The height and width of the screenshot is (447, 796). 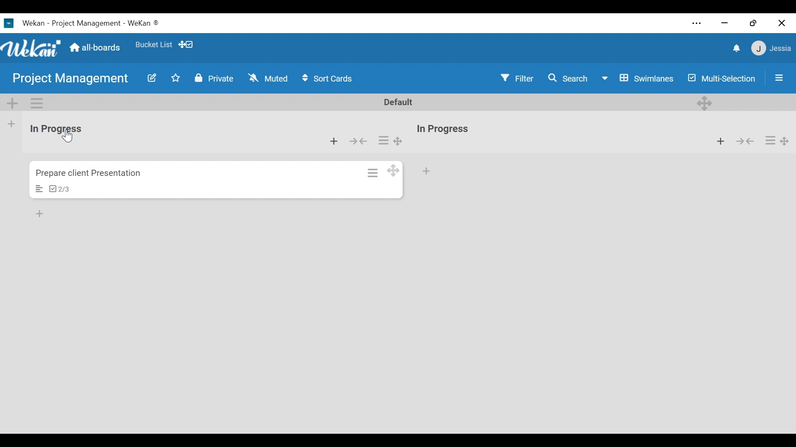 I want to click on Desktop drag handles, so click(x=398, y=141).